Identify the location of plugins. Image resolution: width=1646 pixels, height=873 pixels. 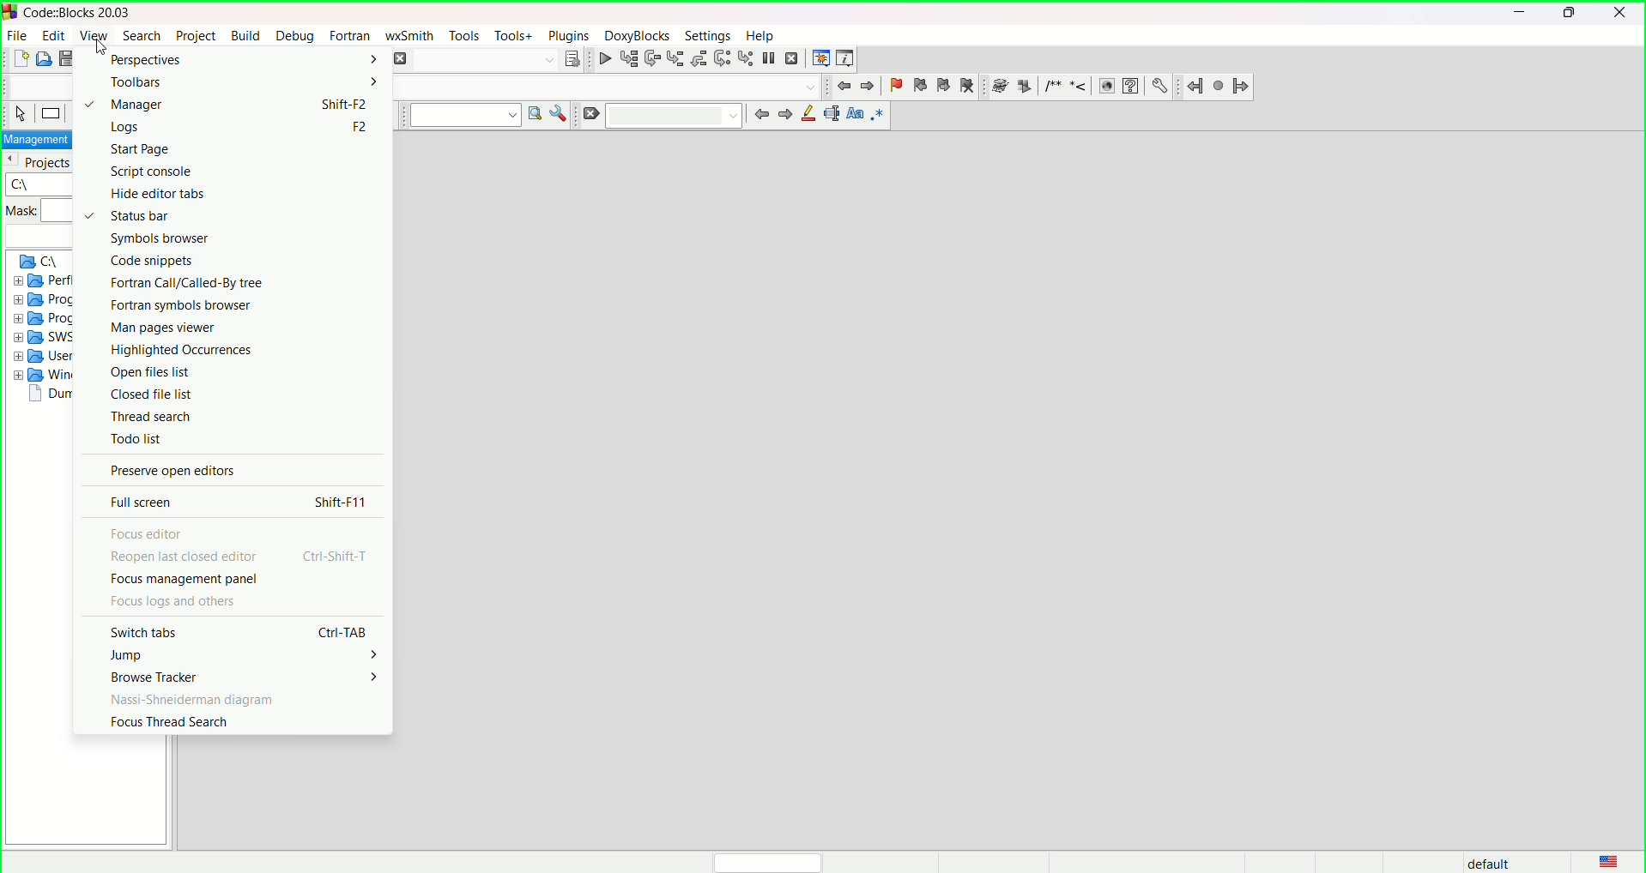
(566, 35).